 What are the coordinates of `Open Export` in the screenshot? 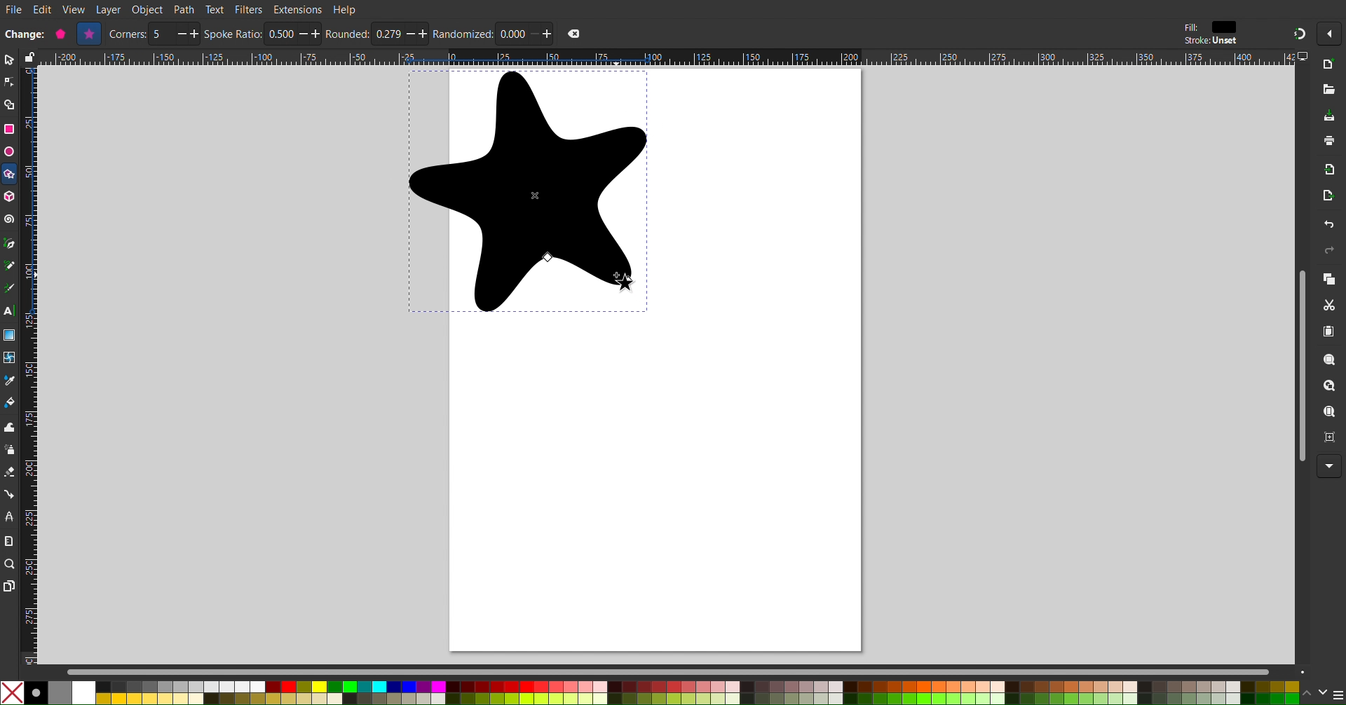 It's located at (1329, 198).